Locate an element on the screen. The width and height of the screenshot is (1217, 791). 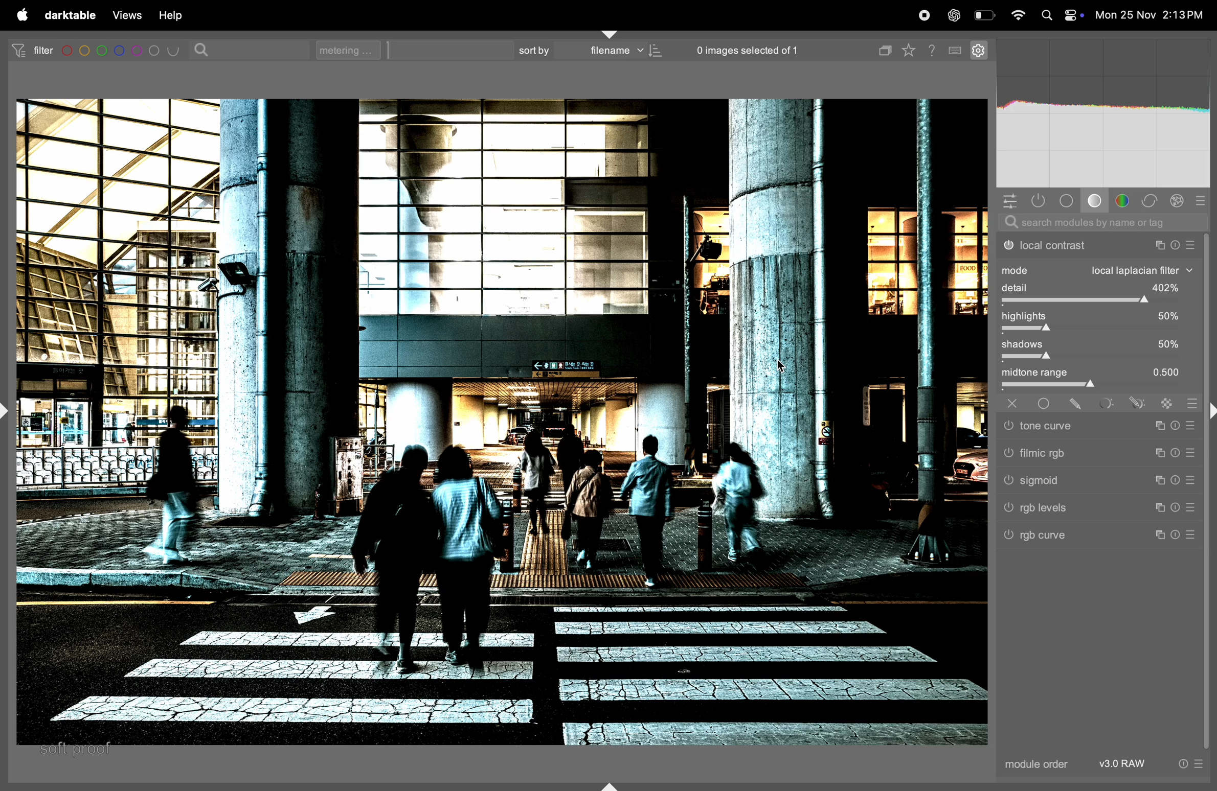
toggle is located at coordinates (1100, 303).